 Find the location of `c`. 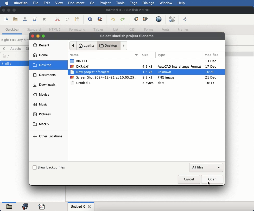

c is located at coordinates (5, 49).